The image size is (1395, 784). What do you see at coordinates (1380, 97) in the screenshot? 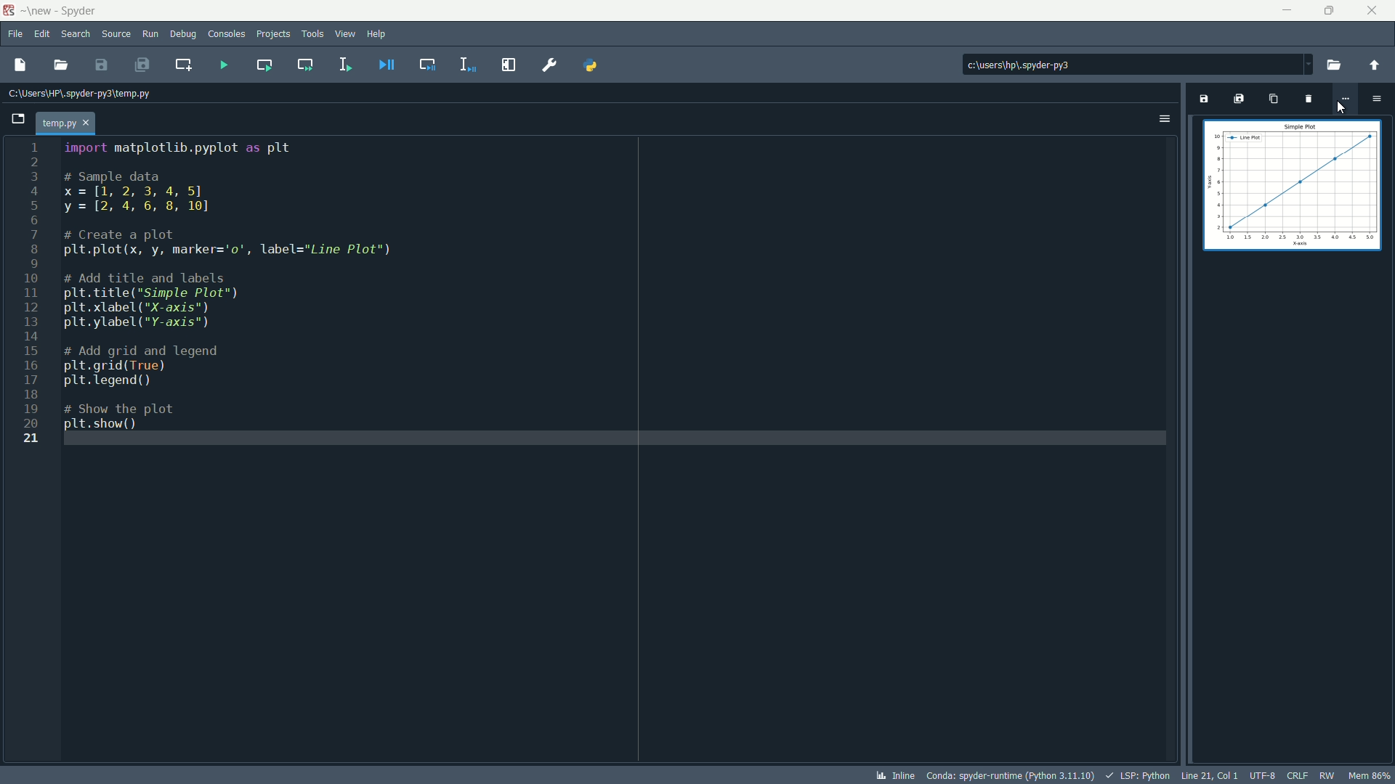
I see `options` at bounding box center [1380, 97].